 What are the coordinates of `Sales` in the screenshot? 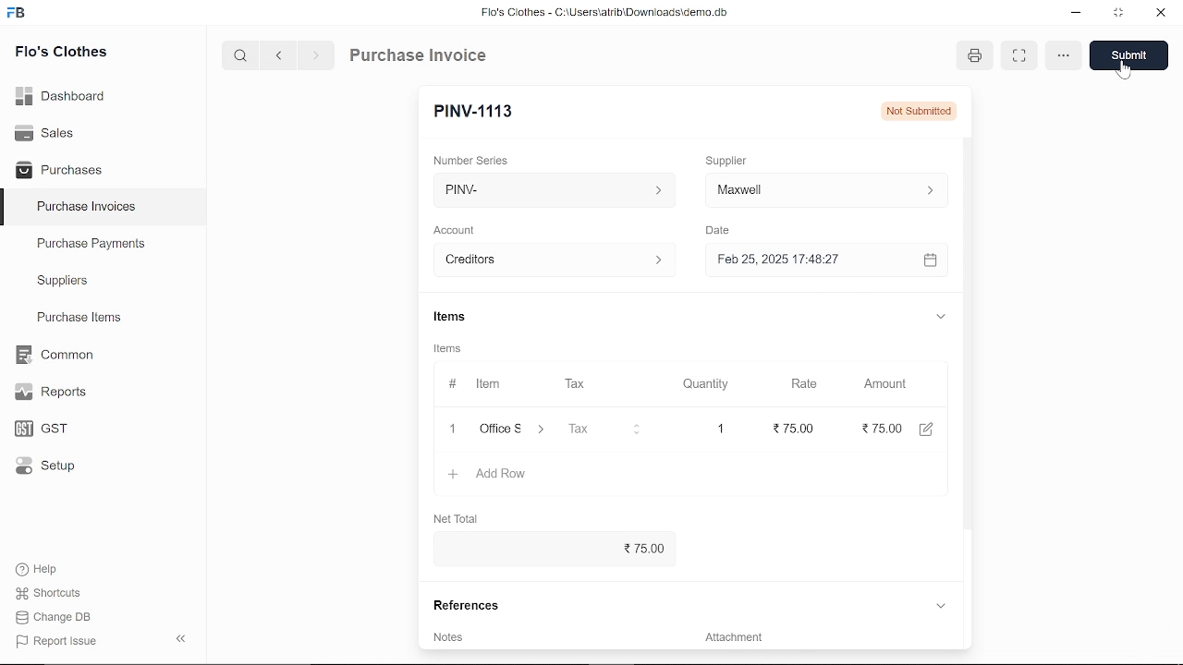 It's located at (44, 131).